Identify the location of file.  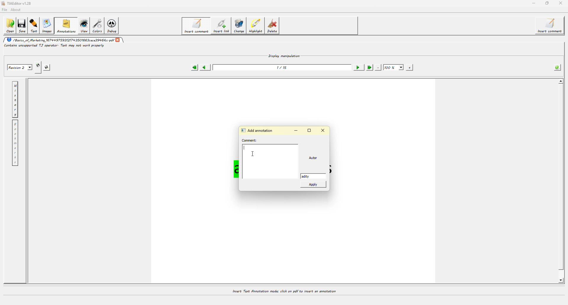
(5, 9).